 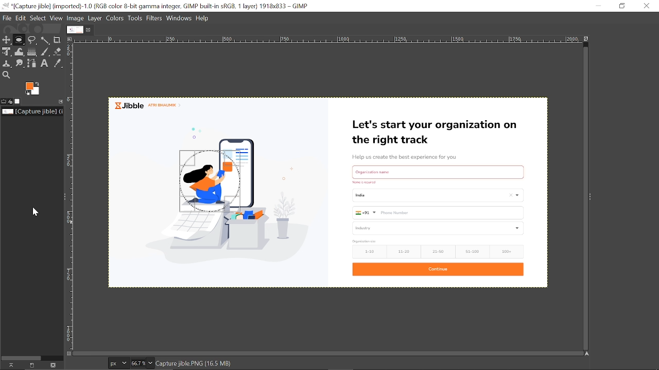 I want to click on The active background color, so click(x=36, y=89).